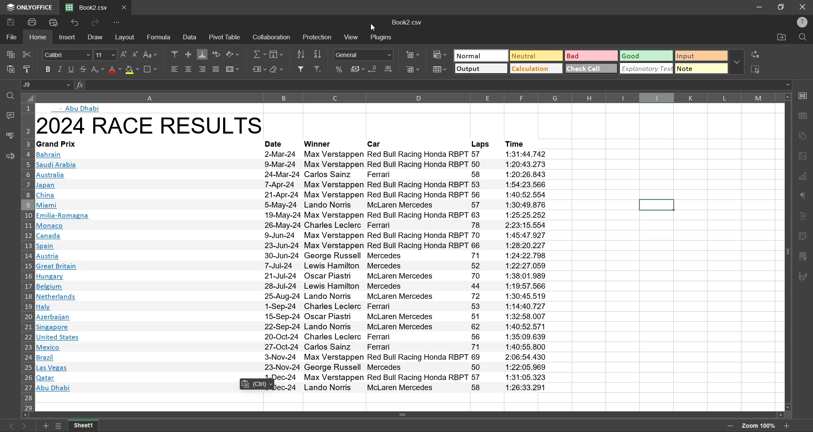  What do you see at coordinates (804, 96) in the screenshot?
I see `call settings` at bounding box center [804, 96].